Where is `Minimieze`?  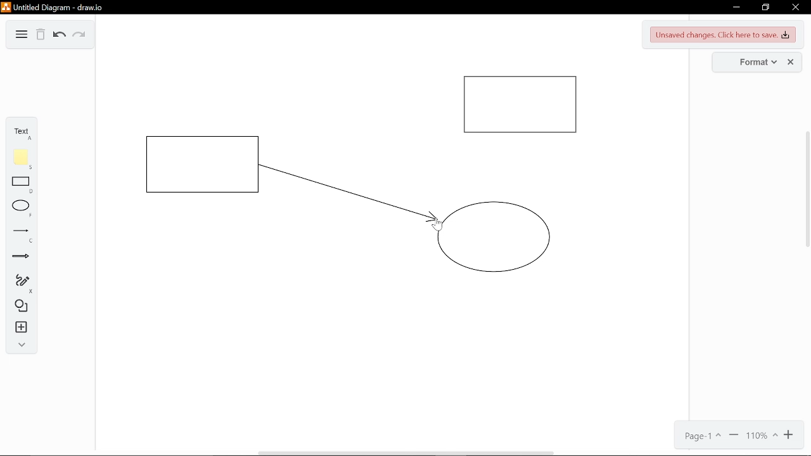
Minimieze is located at coordinates (736, 8).